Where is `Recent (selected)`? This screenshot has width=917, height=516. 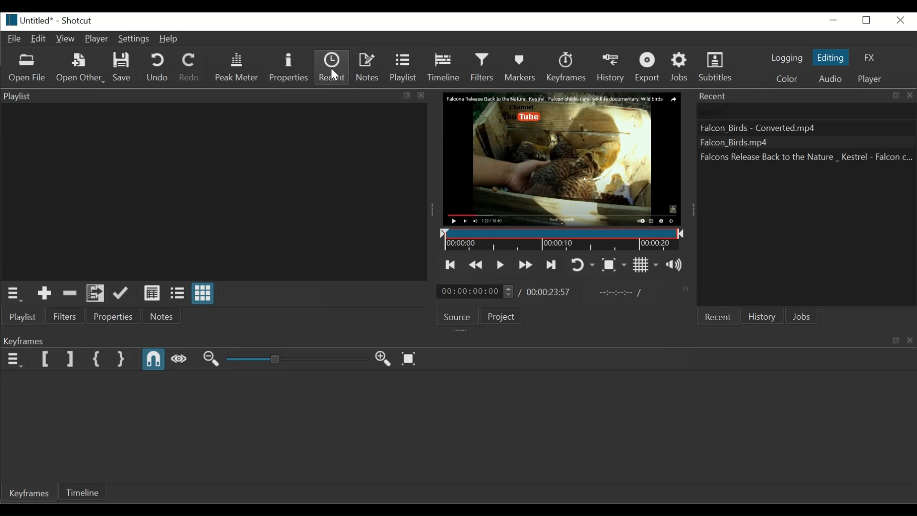
Recent (selected) is located at coordinates (333, 67).